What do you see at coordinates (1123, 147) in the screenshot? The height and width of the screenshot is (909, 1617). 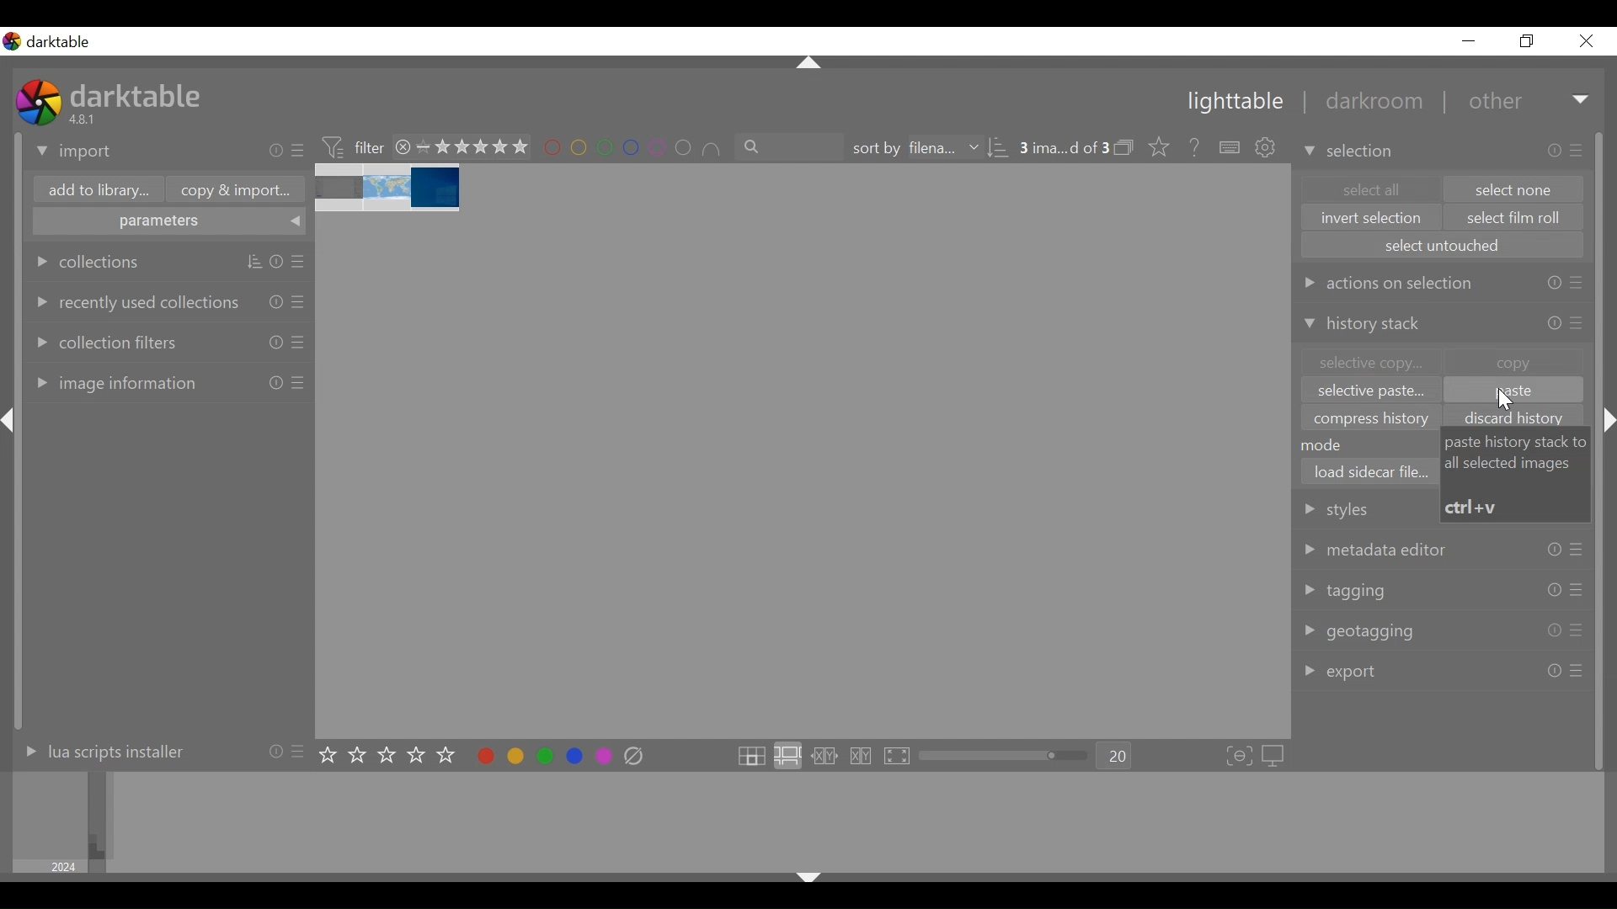 I see `expand/collapse grouped images` at bounding box center [1123, 147].